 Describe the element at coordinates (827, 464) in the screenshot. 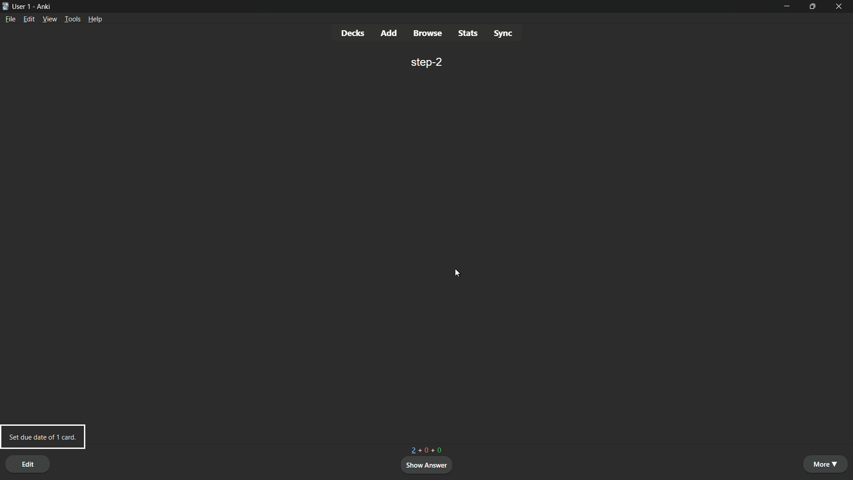

I see `more` at that location.